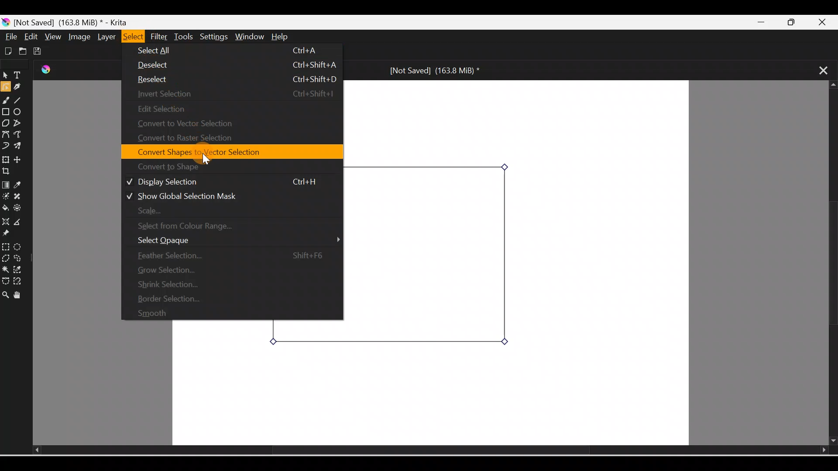  What do you see at coordinates (131, 36) in the screenshot?
I see `Select` at bounding box center [131, 36].